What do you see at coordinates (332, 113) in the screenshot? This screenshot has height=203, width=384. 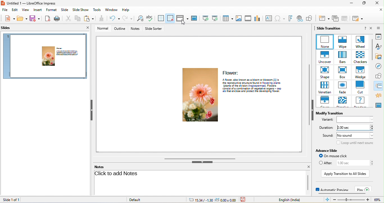 I see `modify transition` at bounding box center [332, 113].